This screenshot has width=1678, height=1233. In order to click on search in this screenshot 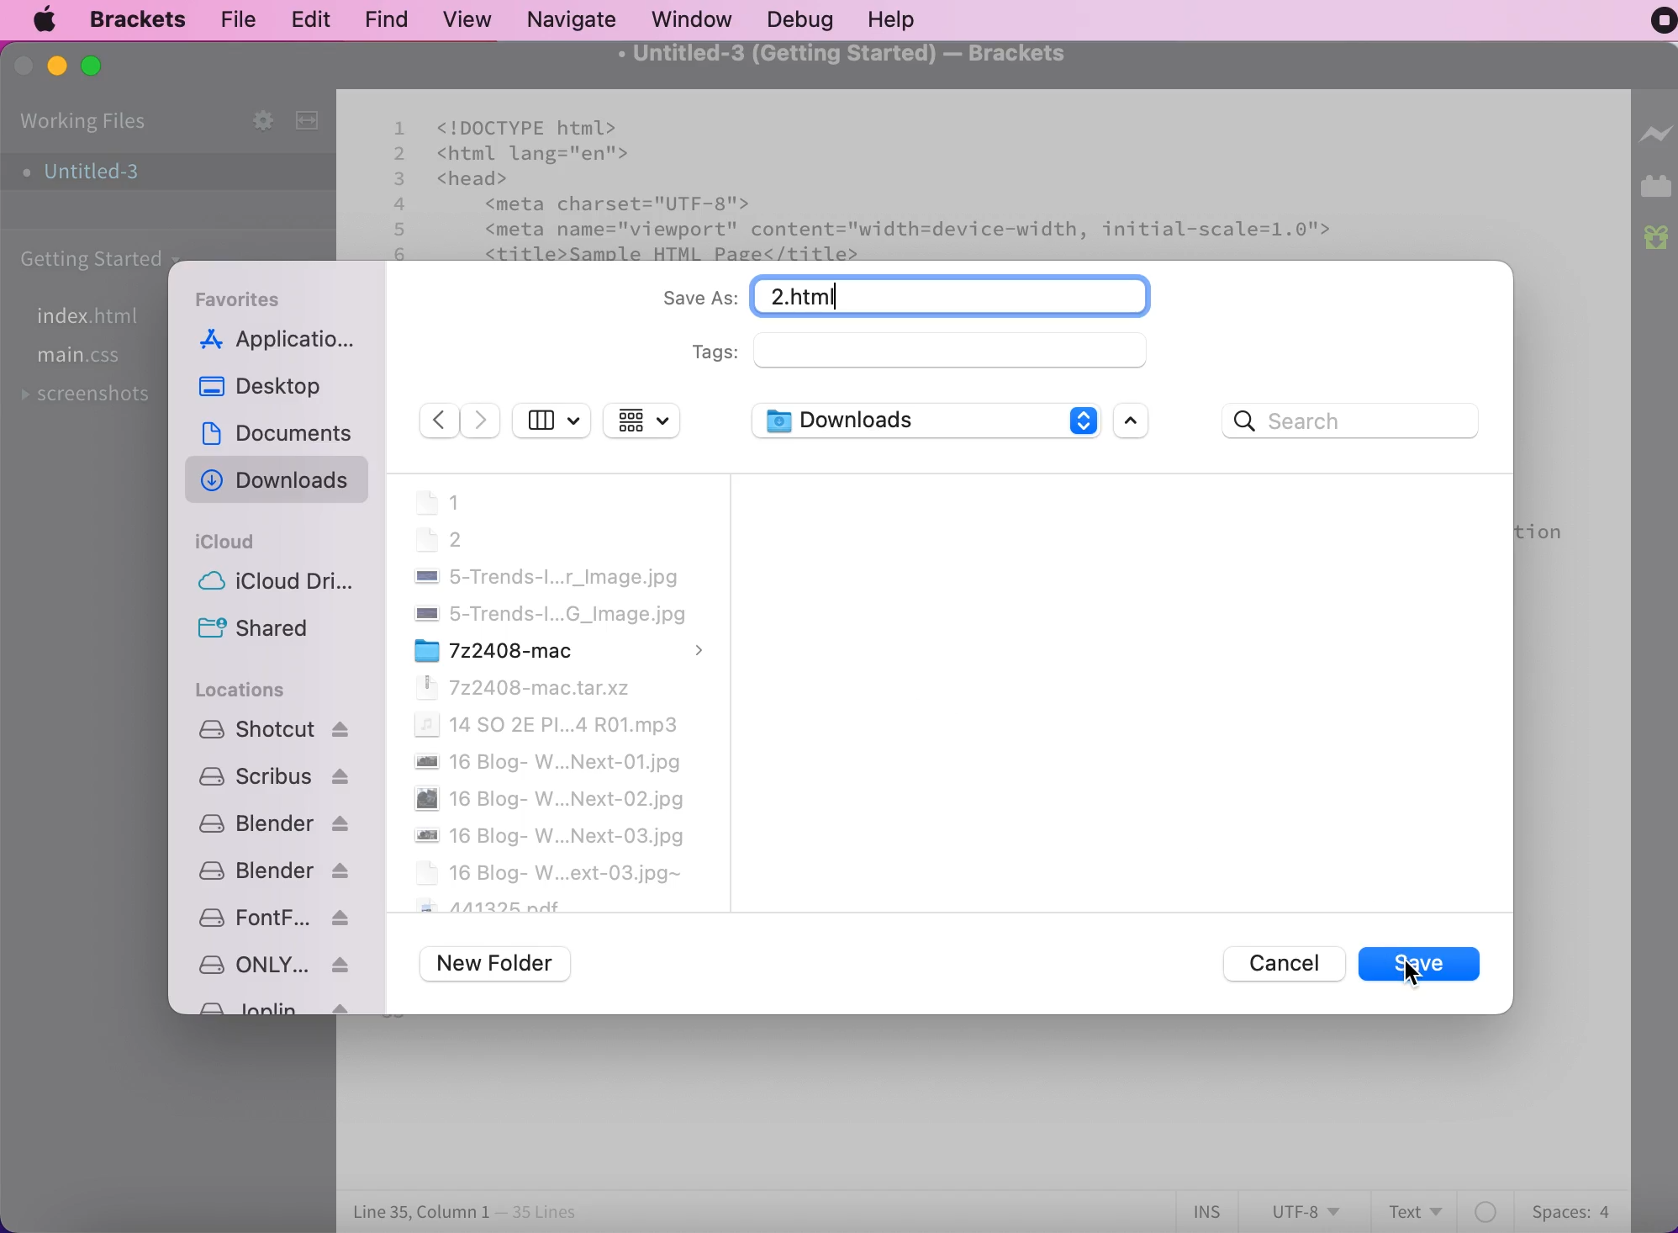, I will do `click(1352, 423)`.